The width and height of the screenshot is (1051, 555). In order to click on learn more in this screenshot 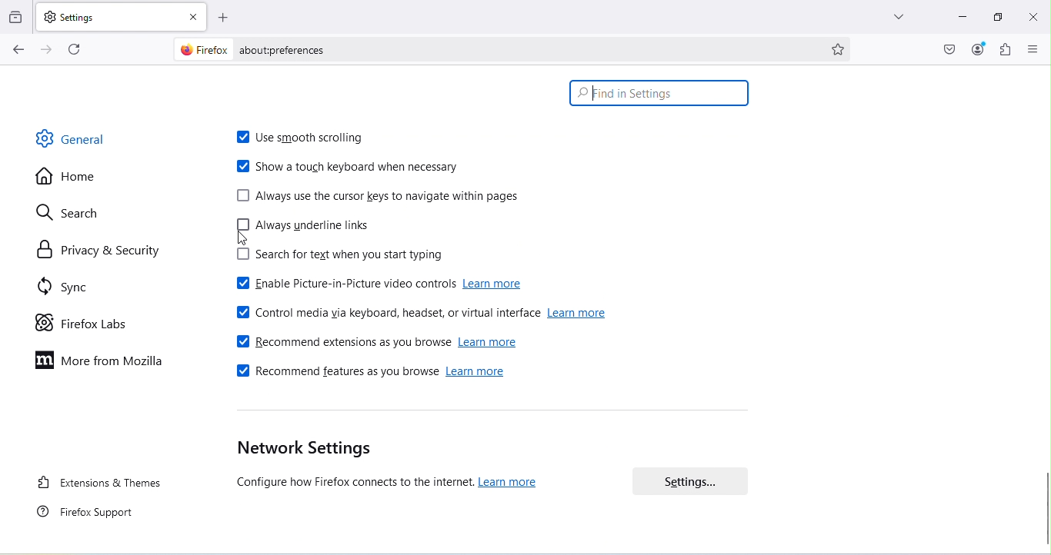, I will do `click(512, 484)`.